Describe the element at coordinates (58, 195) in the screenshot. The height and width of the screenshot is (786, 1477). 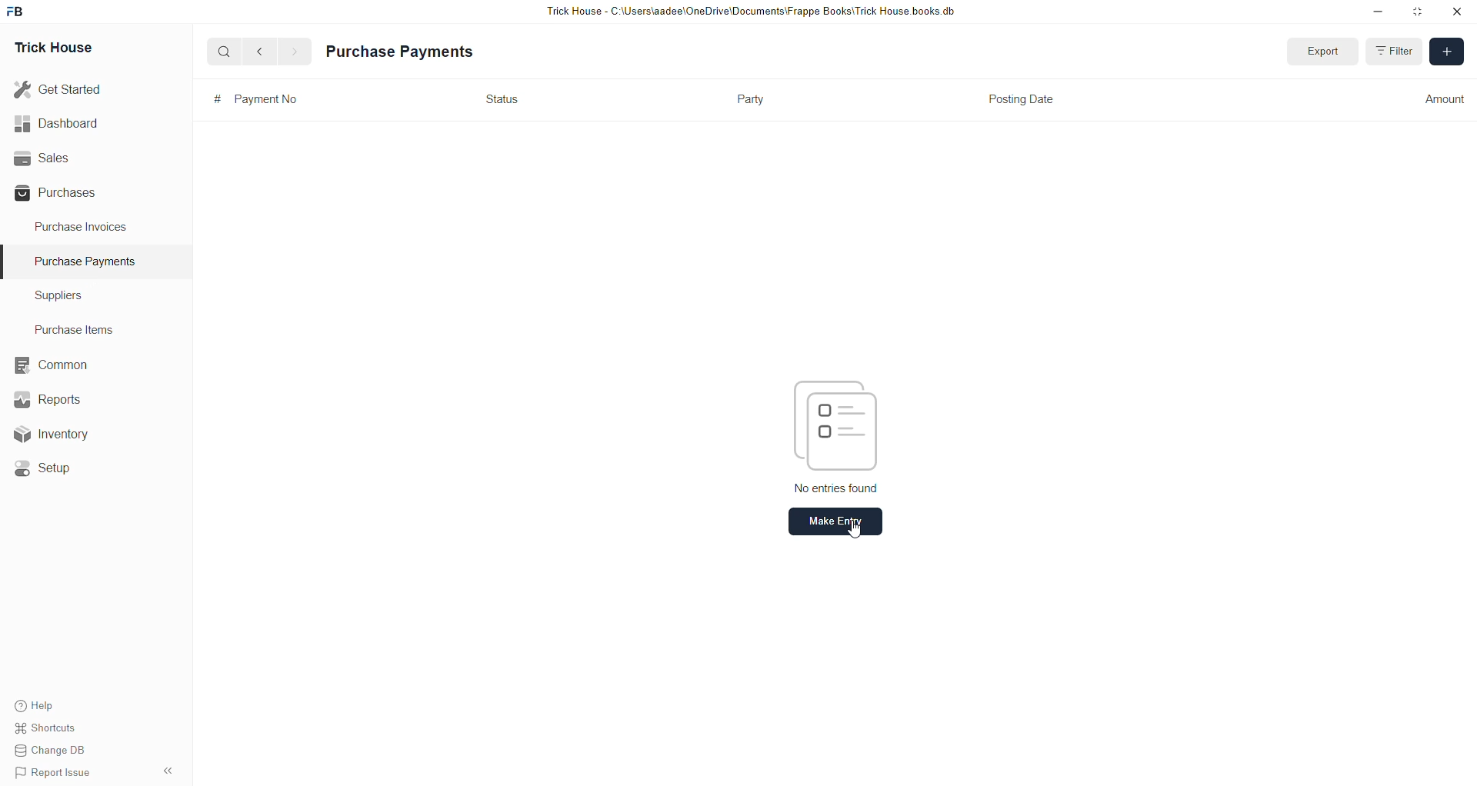
I see `Purchases` at that location.